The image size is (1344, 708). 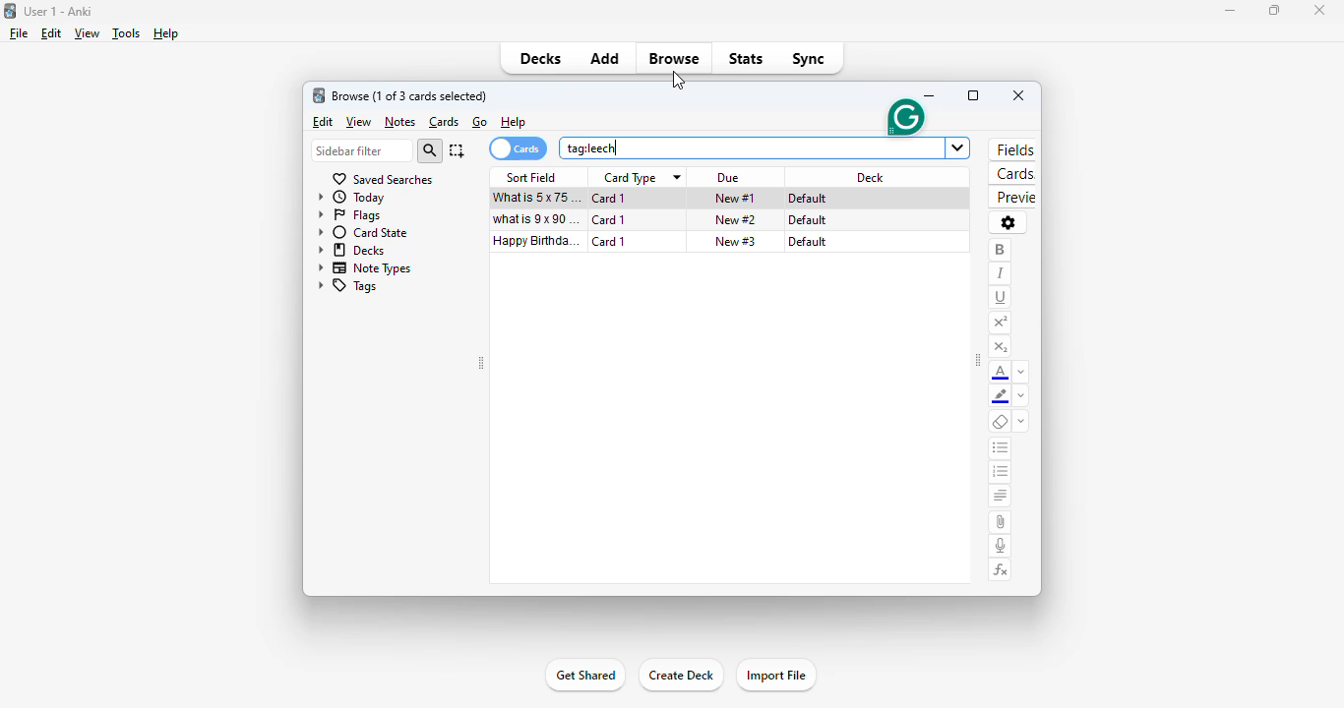 I want to click on browse, so click(x=674, y=58).